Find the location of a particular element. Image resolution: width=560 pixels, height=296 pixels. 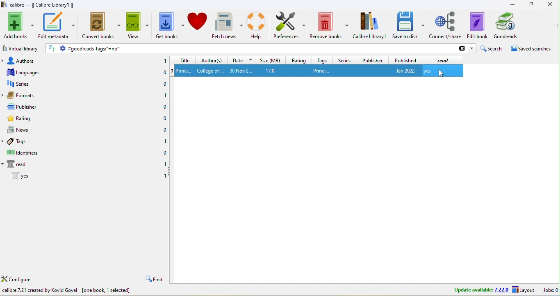

goodreads tags ''=no'' is located at coordinates (267, 48).